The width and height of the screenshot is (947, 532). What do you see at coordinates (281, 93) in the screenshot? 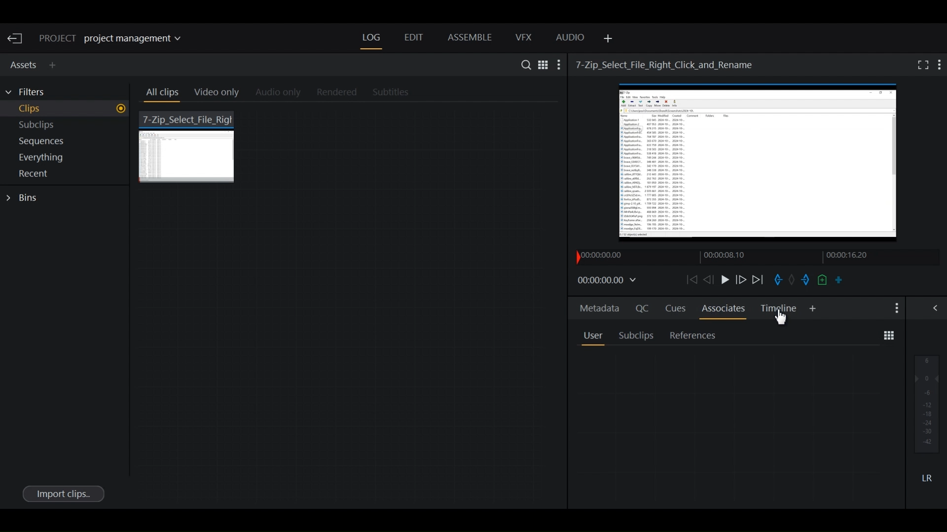
I see `Audio Only` at bounding box center [281, 93].